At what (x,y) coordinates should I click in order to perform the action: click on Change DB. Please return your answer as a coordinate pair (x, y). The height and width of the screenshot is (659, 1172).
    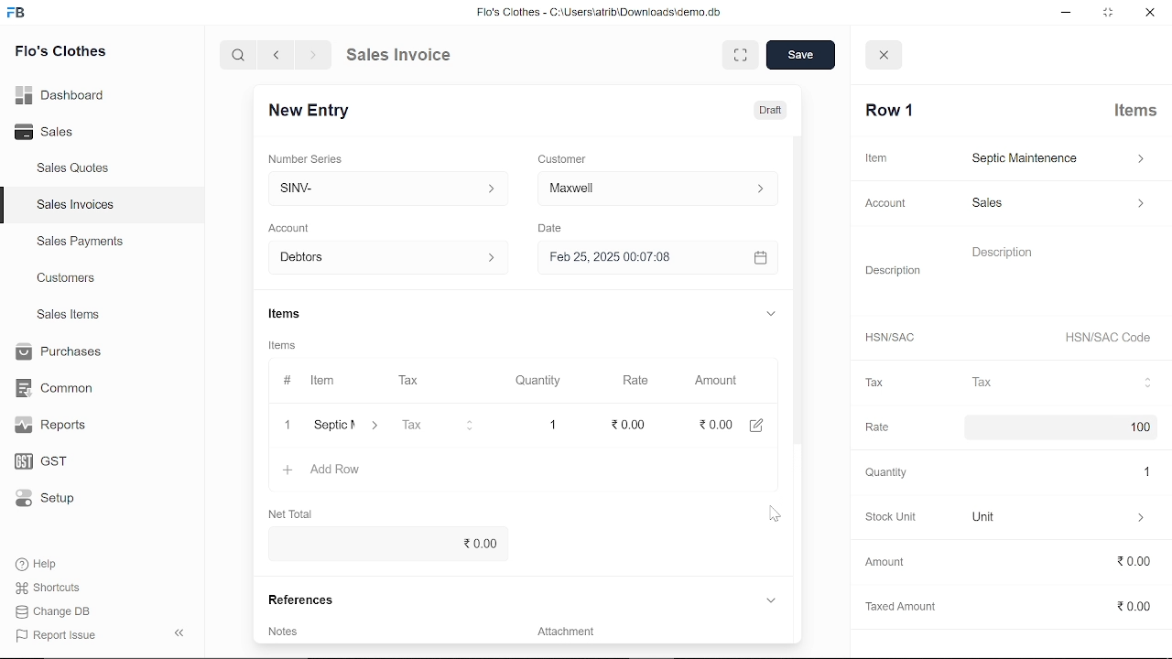
    Looking at the image, I should click on (55, 610).